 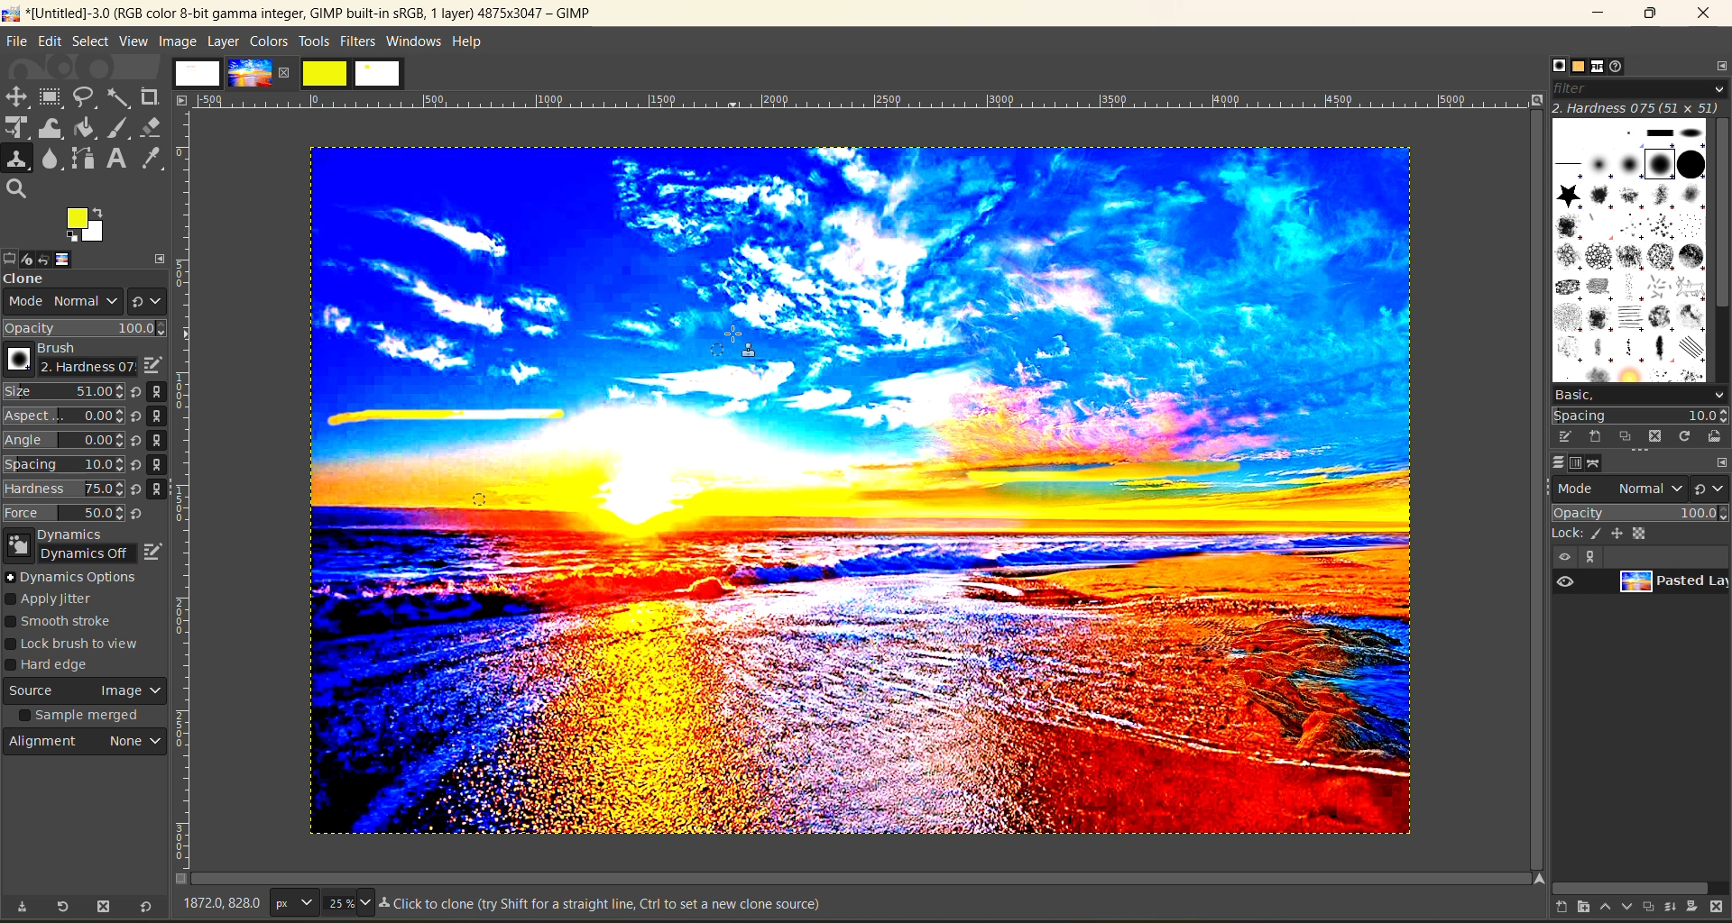 I want to click on color picker tool, so click(x=154, y=158).